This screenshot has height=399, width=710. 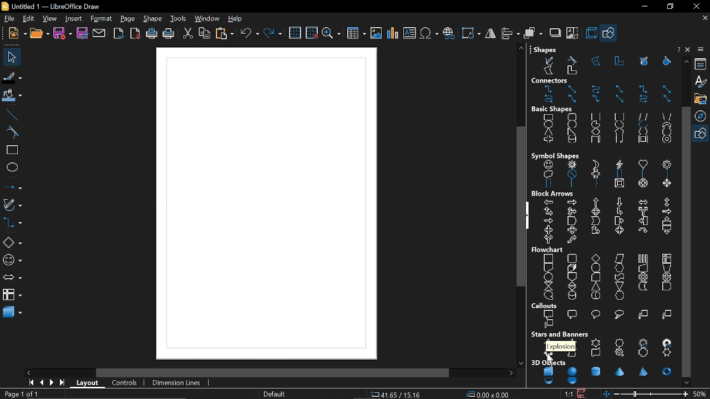 I want to click on new, so click(x=17, y=34).